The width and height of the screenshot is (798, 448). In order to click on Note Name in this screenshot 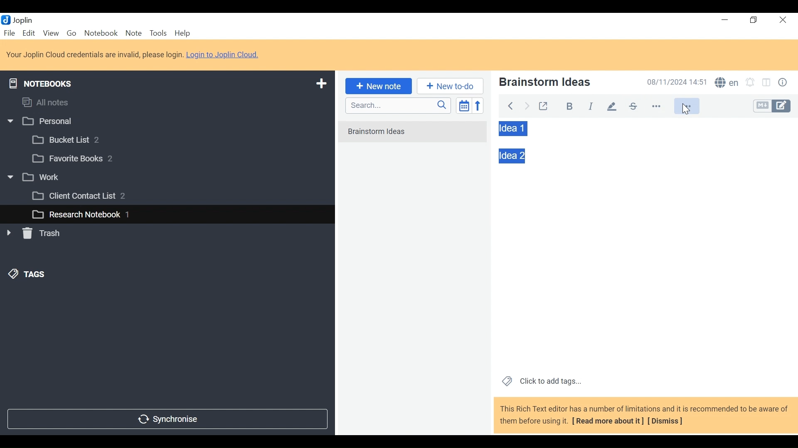, I will do `click(562, 83)`.